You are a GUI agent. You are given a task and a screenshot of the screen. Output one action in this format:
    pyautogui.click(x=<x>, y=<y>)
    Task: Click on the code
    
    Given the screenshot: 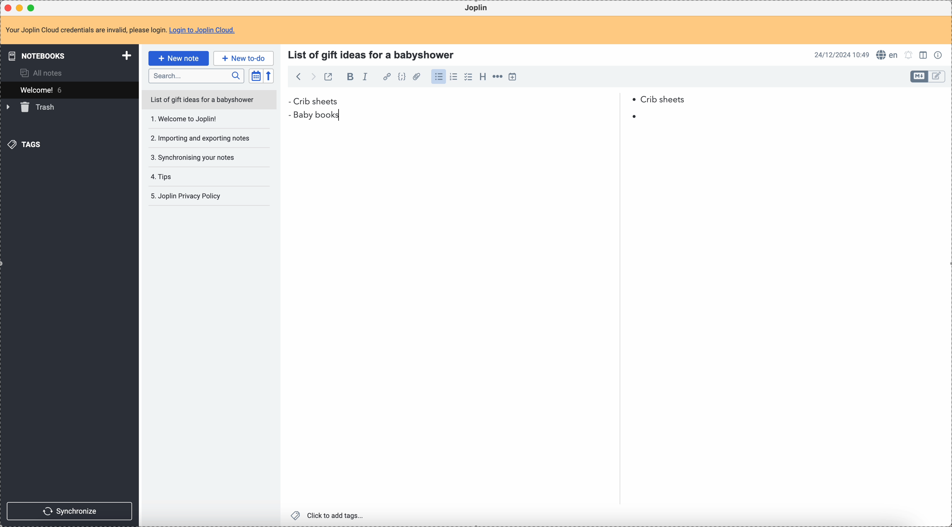 What is the action you would take?
    pyautogui.click(x=403, y=77)
    